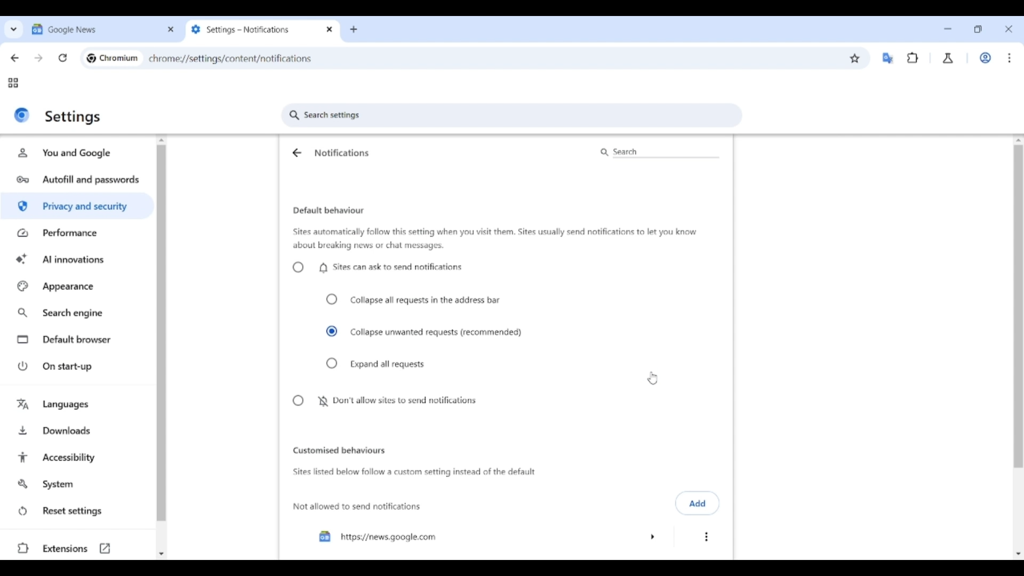 The height and width of the screenshot is (576, 1024). I want to click on Quick slide to bottom, so click(1019, 554).